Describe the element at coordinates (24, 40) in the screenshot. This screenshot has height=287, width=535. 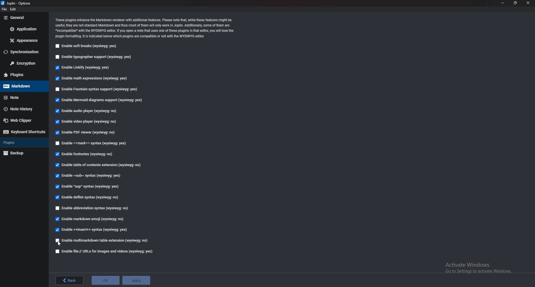
I see `Appearance` at that location.